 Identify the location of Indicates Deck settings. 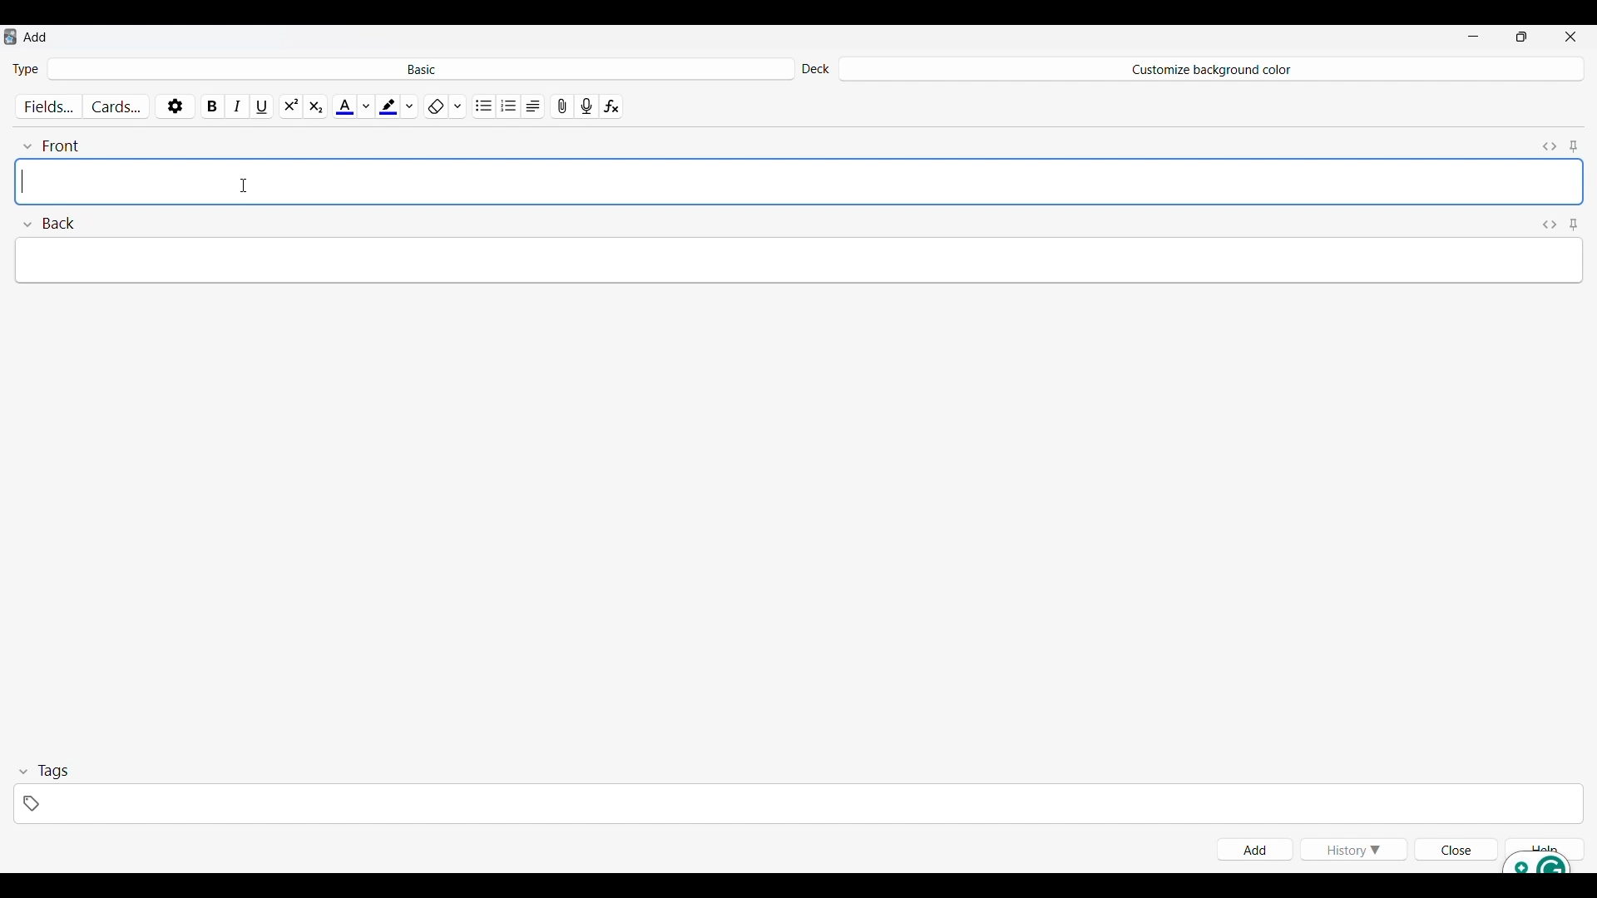
(815, 69).